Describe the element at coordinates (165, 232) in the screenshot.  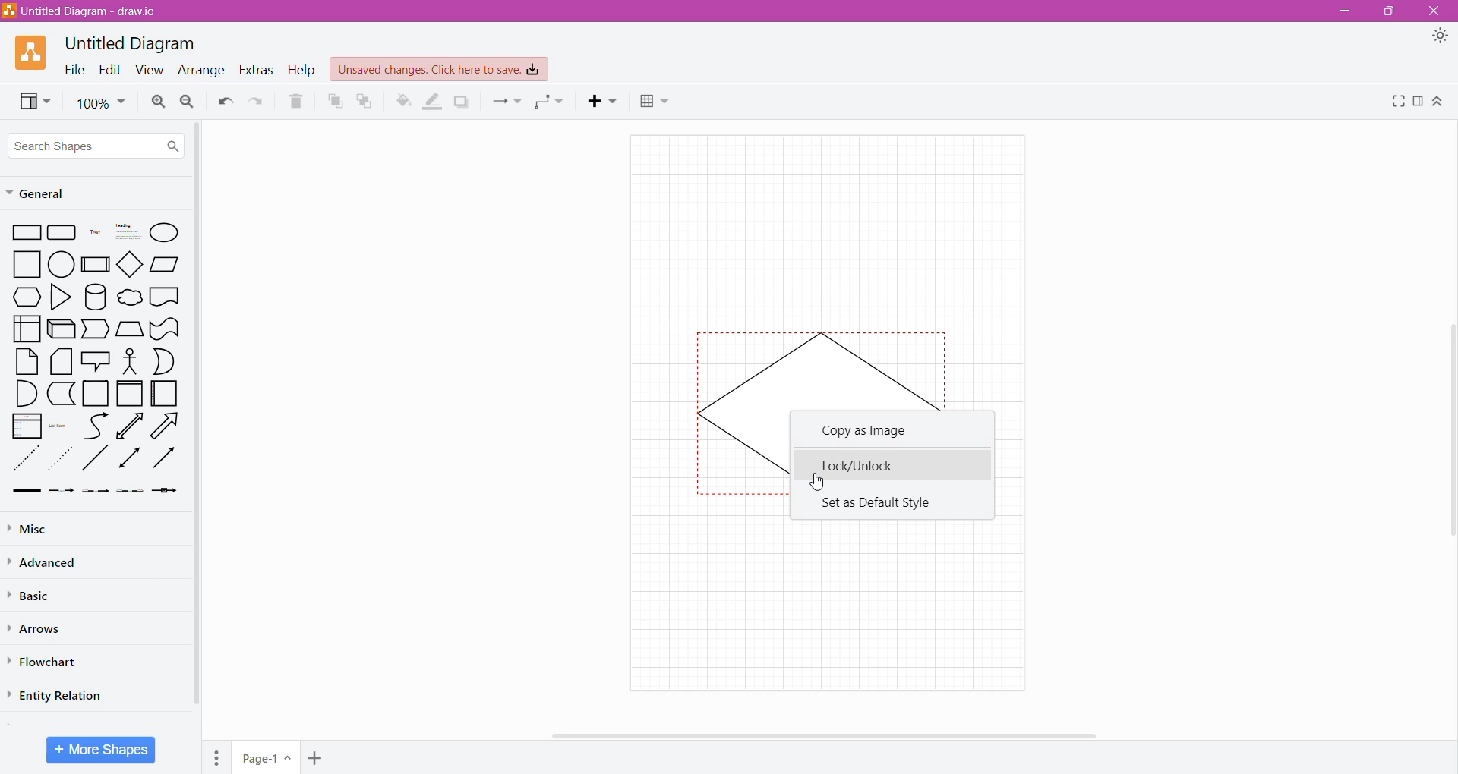
I see `Ellipse` at that location.